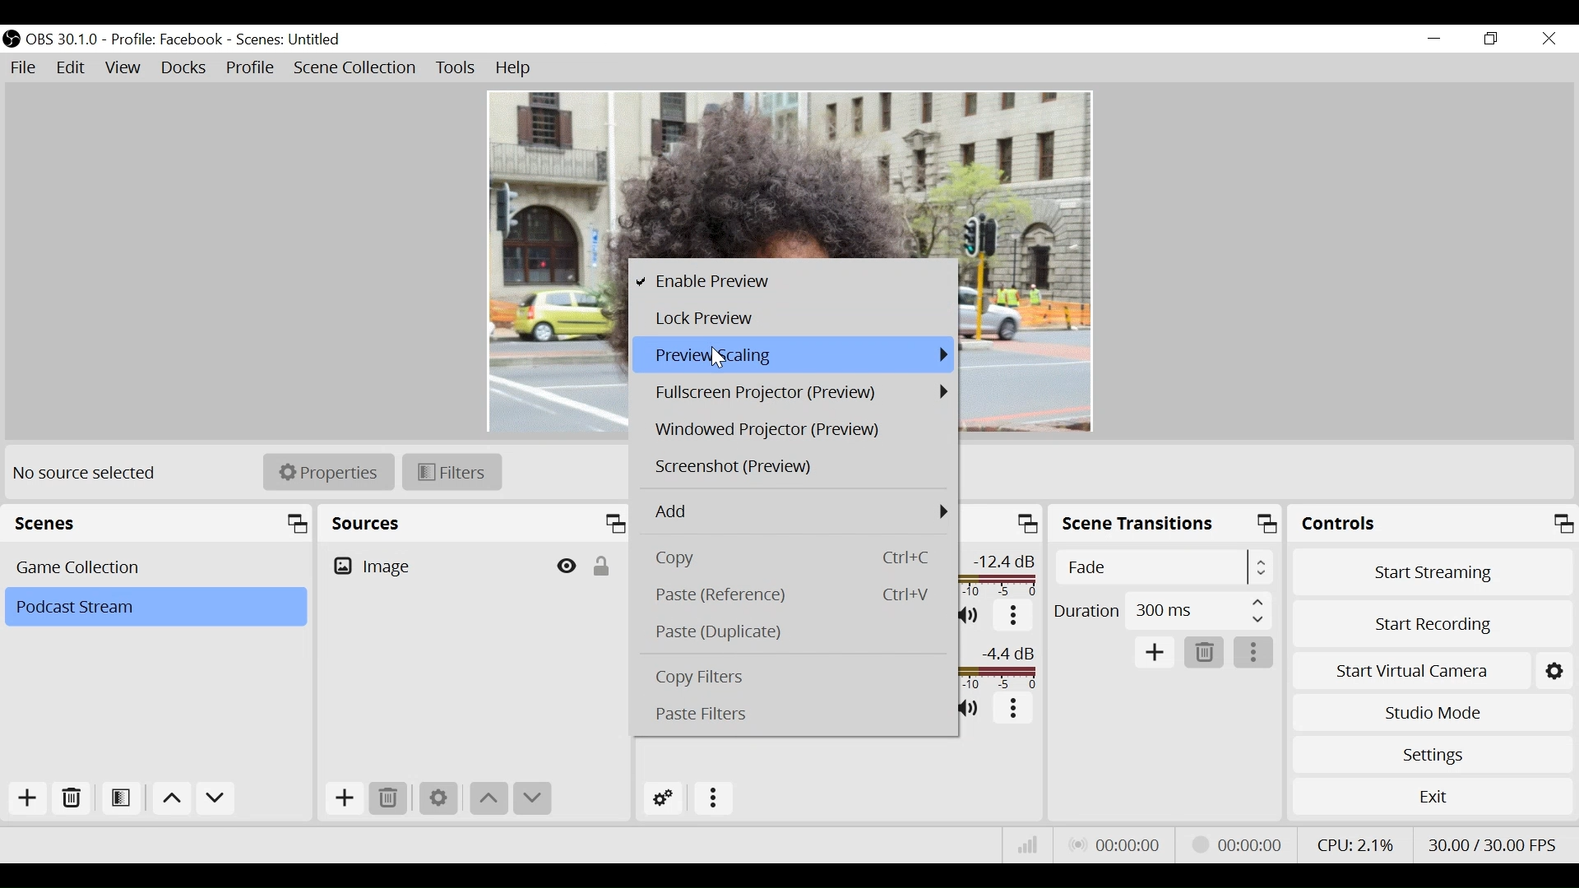 Image resolution: width=1579 pixels, height=888 pixels. Describe the element at coordinates (289, 40) in the screenshot. I see `Scene` at that location.